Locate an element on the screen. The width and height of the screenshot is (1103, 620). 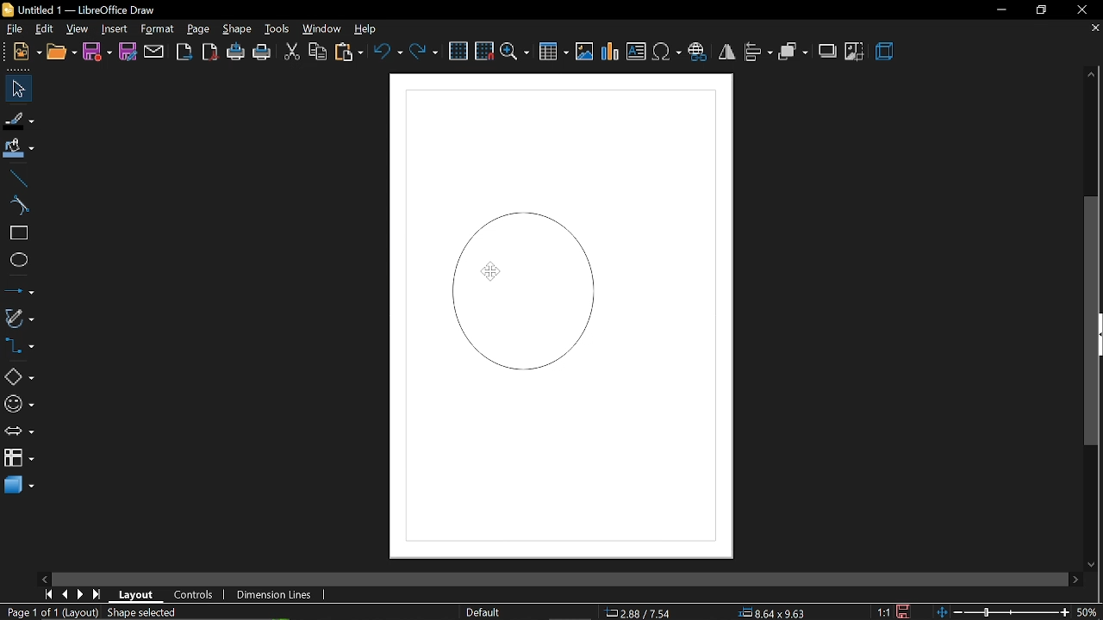
format is located at coordinates (158, 29).